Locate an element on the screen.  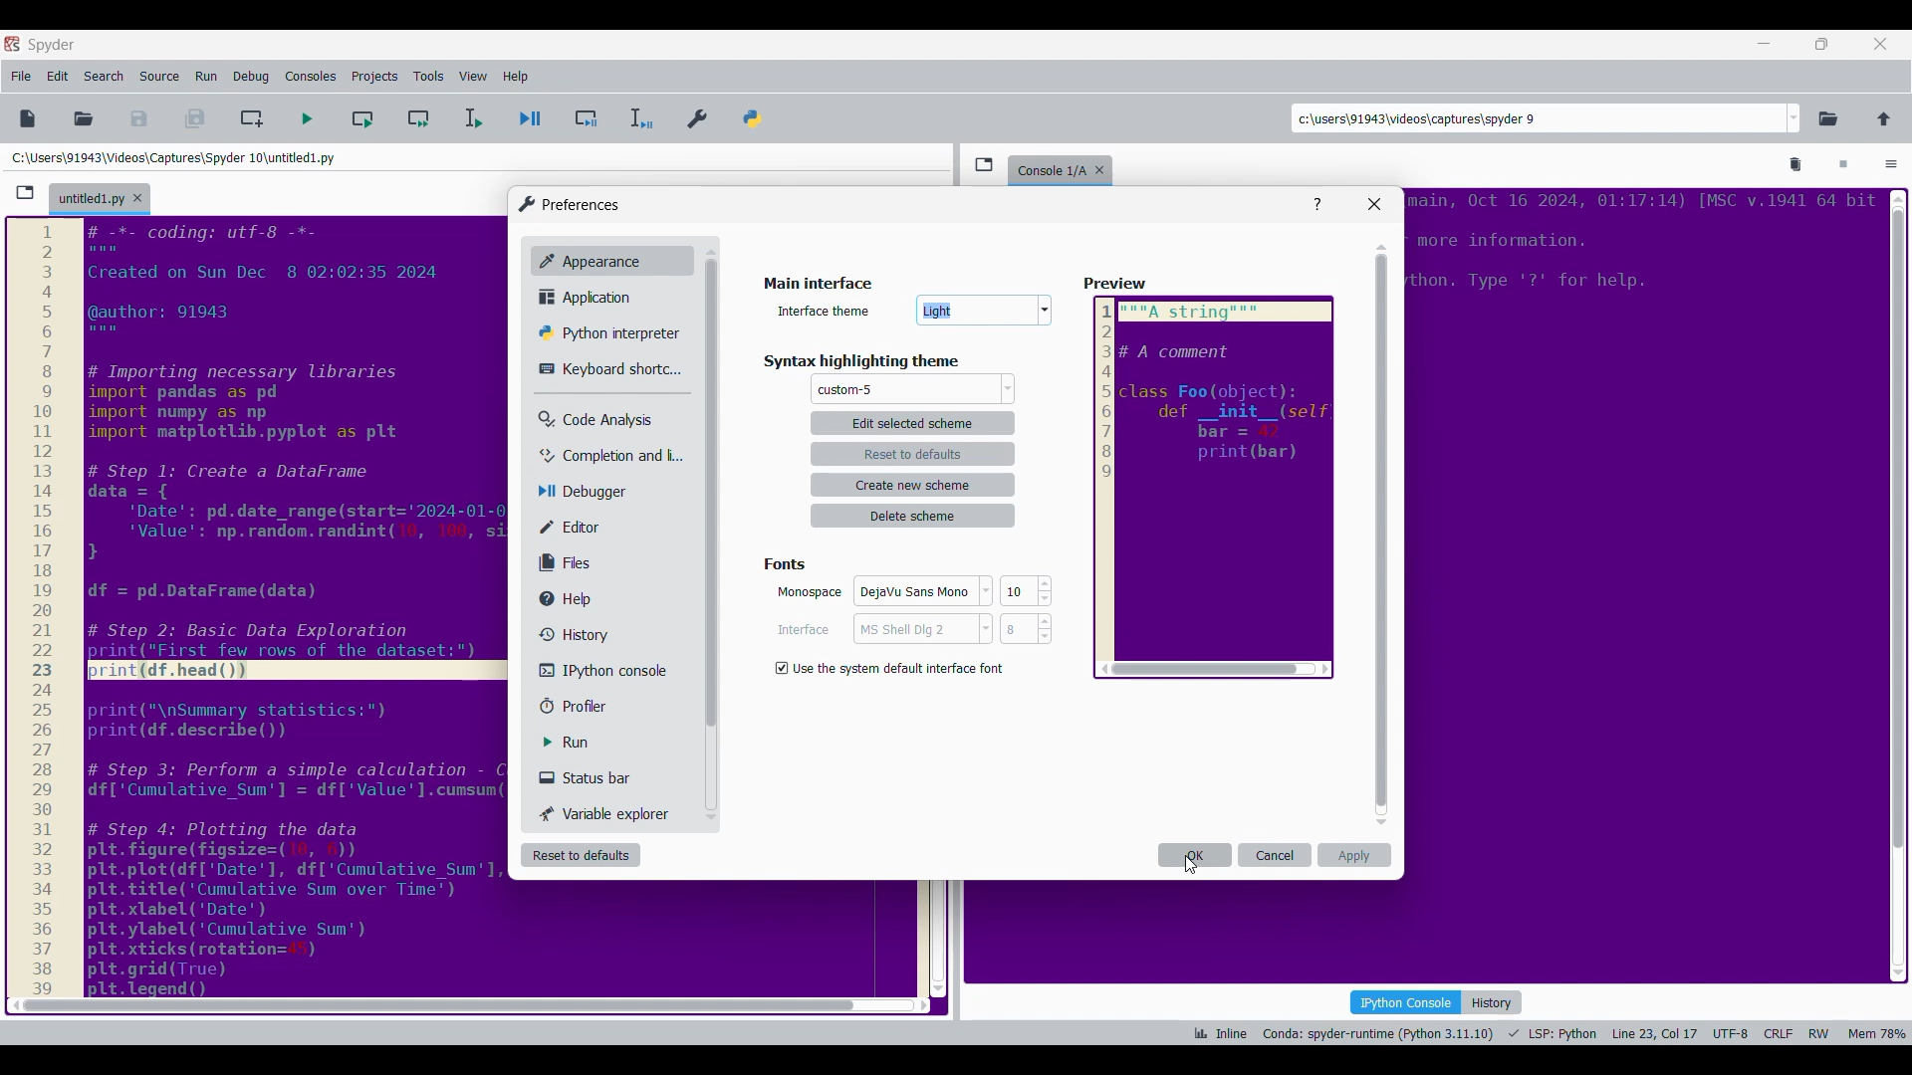
Source menu is located at coordinates (158, 77).